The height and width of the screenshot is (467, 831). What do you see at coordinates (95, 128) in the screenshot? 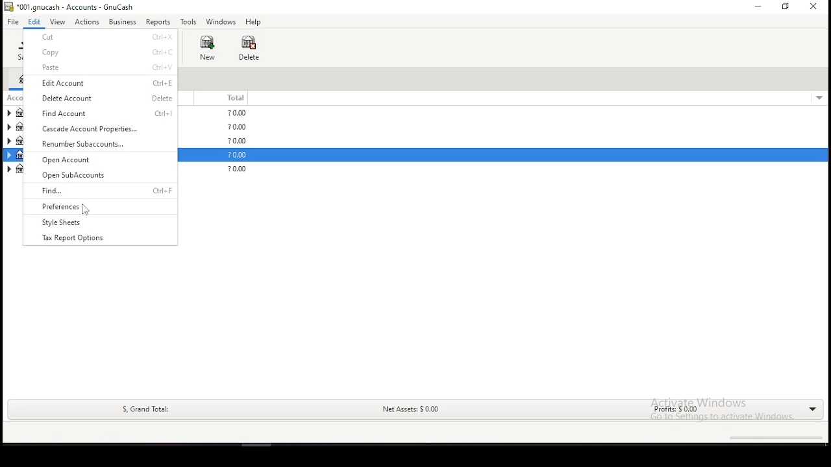
I see `cascade account properties` at bounding box center [95, 128].